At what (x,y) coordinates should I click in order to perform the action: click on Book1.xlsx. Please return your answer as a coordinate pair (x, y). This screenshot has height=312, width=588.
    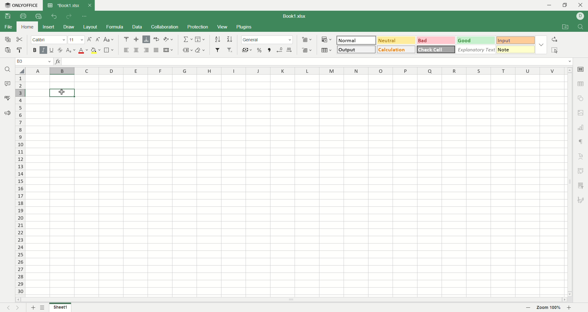
    Looking at the image, I should click on (296, 16).